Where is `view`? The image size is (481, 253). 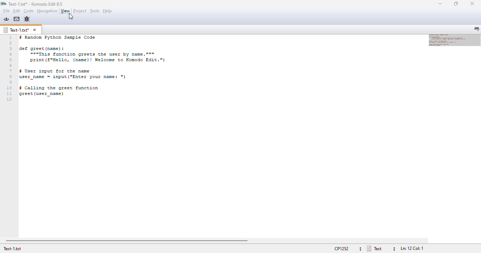
view is located at coordinates (65, 11).